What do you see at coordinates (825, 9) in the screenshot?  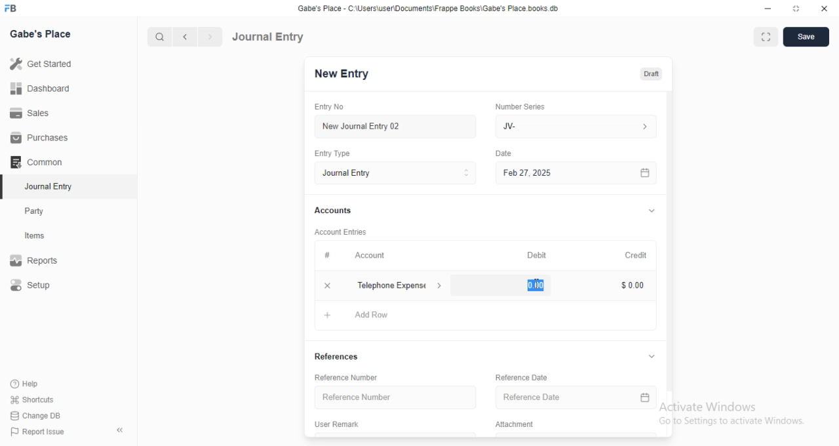 I see `Close` at bounding box center [825, 9].